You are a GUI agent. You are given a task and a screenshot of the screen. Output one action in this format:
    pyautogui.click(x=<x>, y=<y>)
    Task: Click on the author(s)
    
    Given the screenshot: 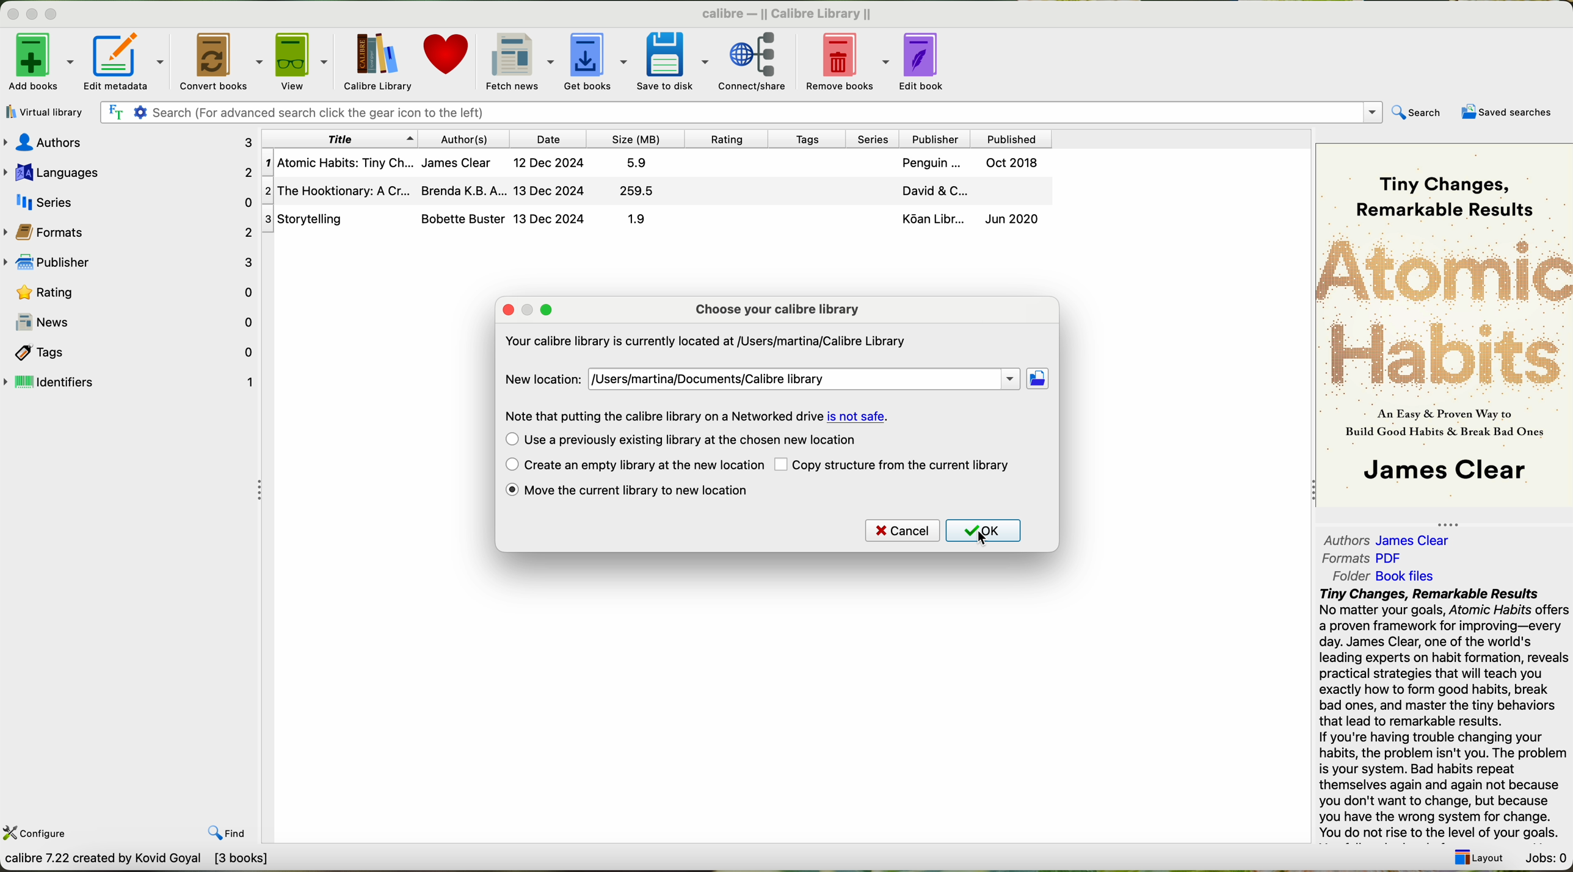 What is the action you would take?
    pyautogui.click(x=465, y=139)
    